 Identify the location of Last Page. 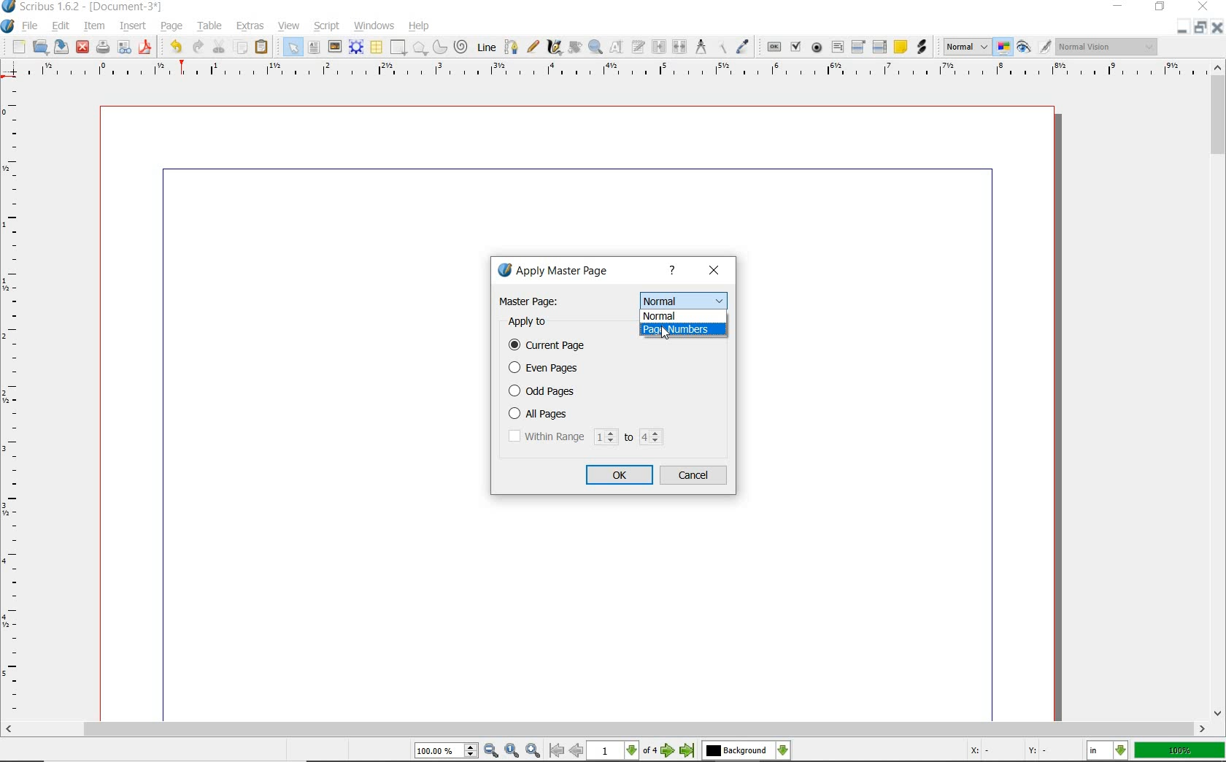
(687, 753).